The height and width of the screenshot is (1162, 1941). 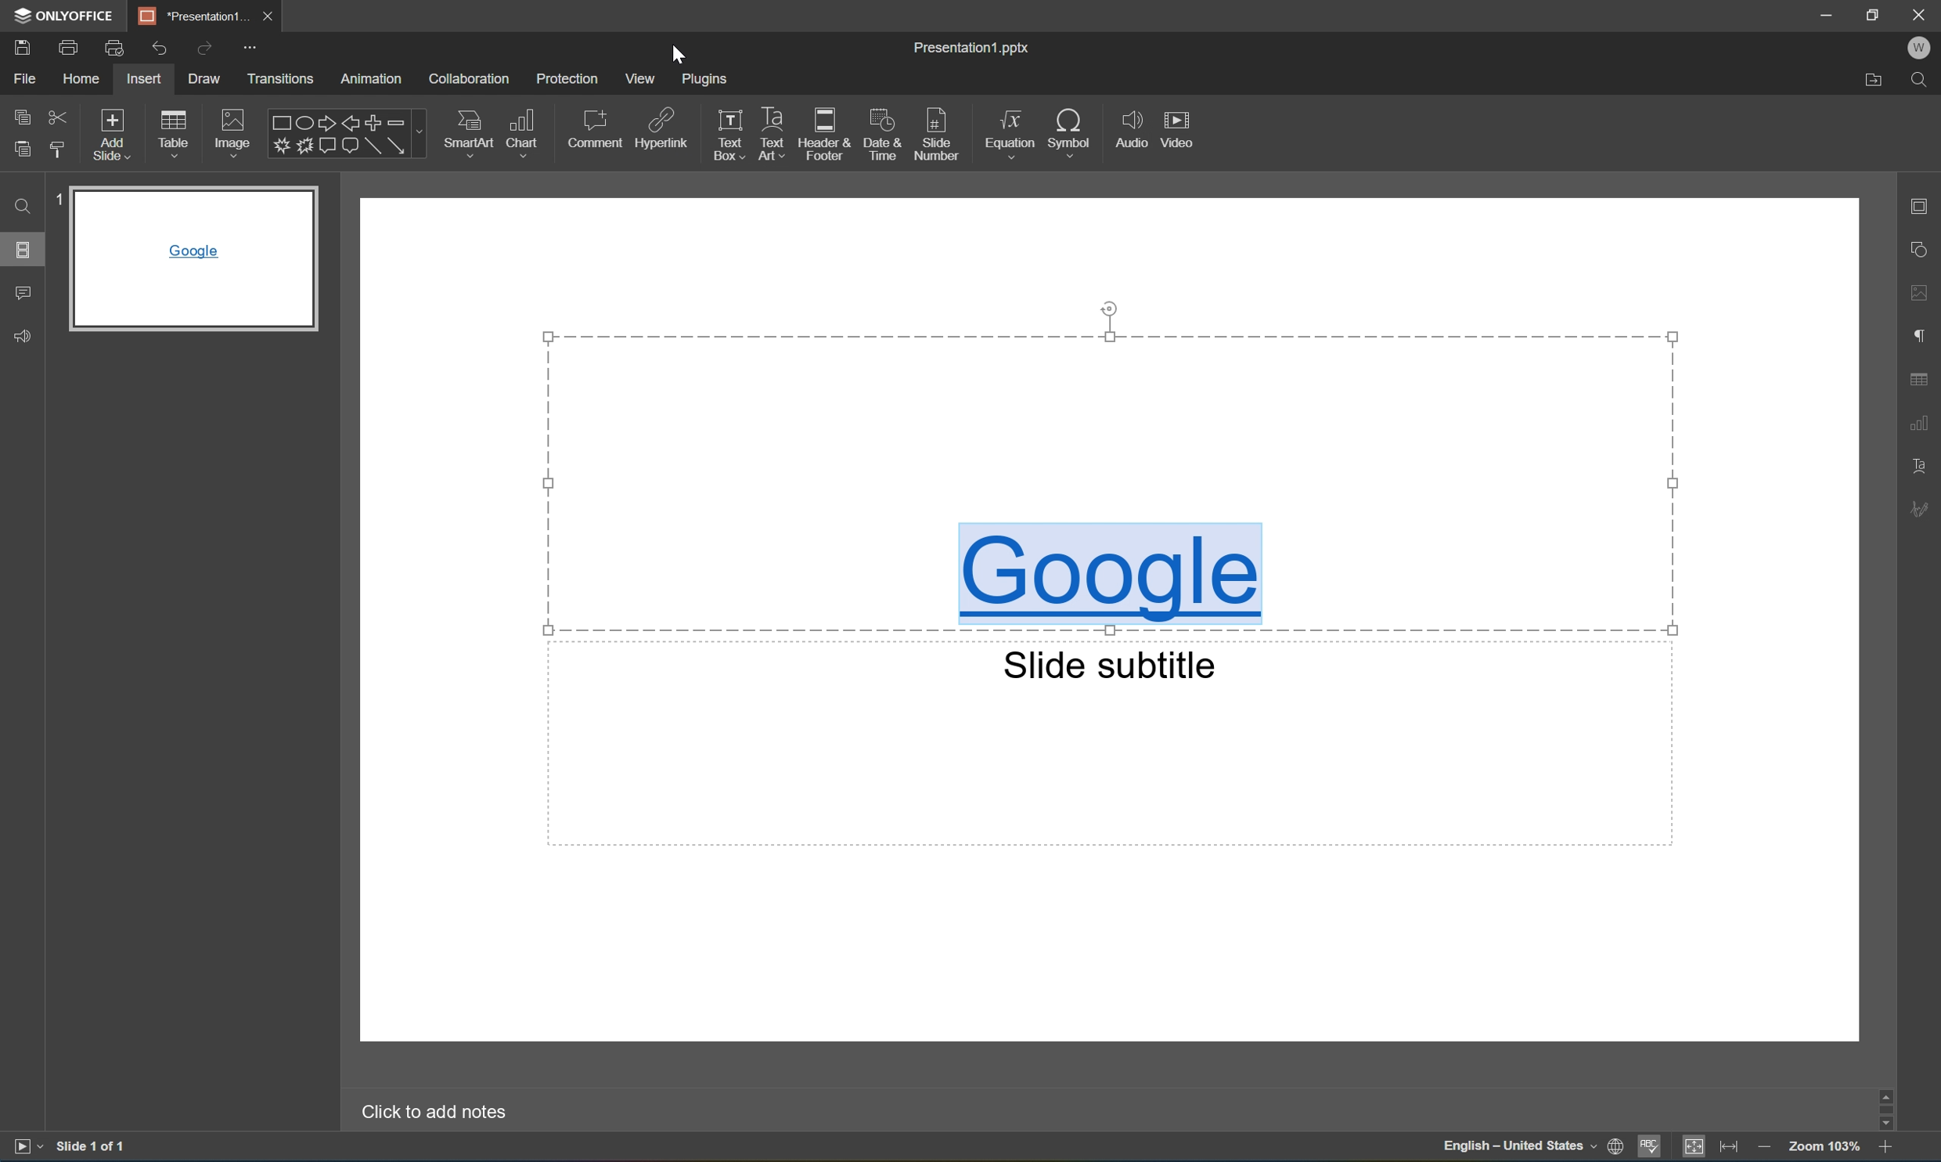 What do you see at coordinates (281, 79) in the screenshot?
I see `Transitions` at bounding box center [281, 79].